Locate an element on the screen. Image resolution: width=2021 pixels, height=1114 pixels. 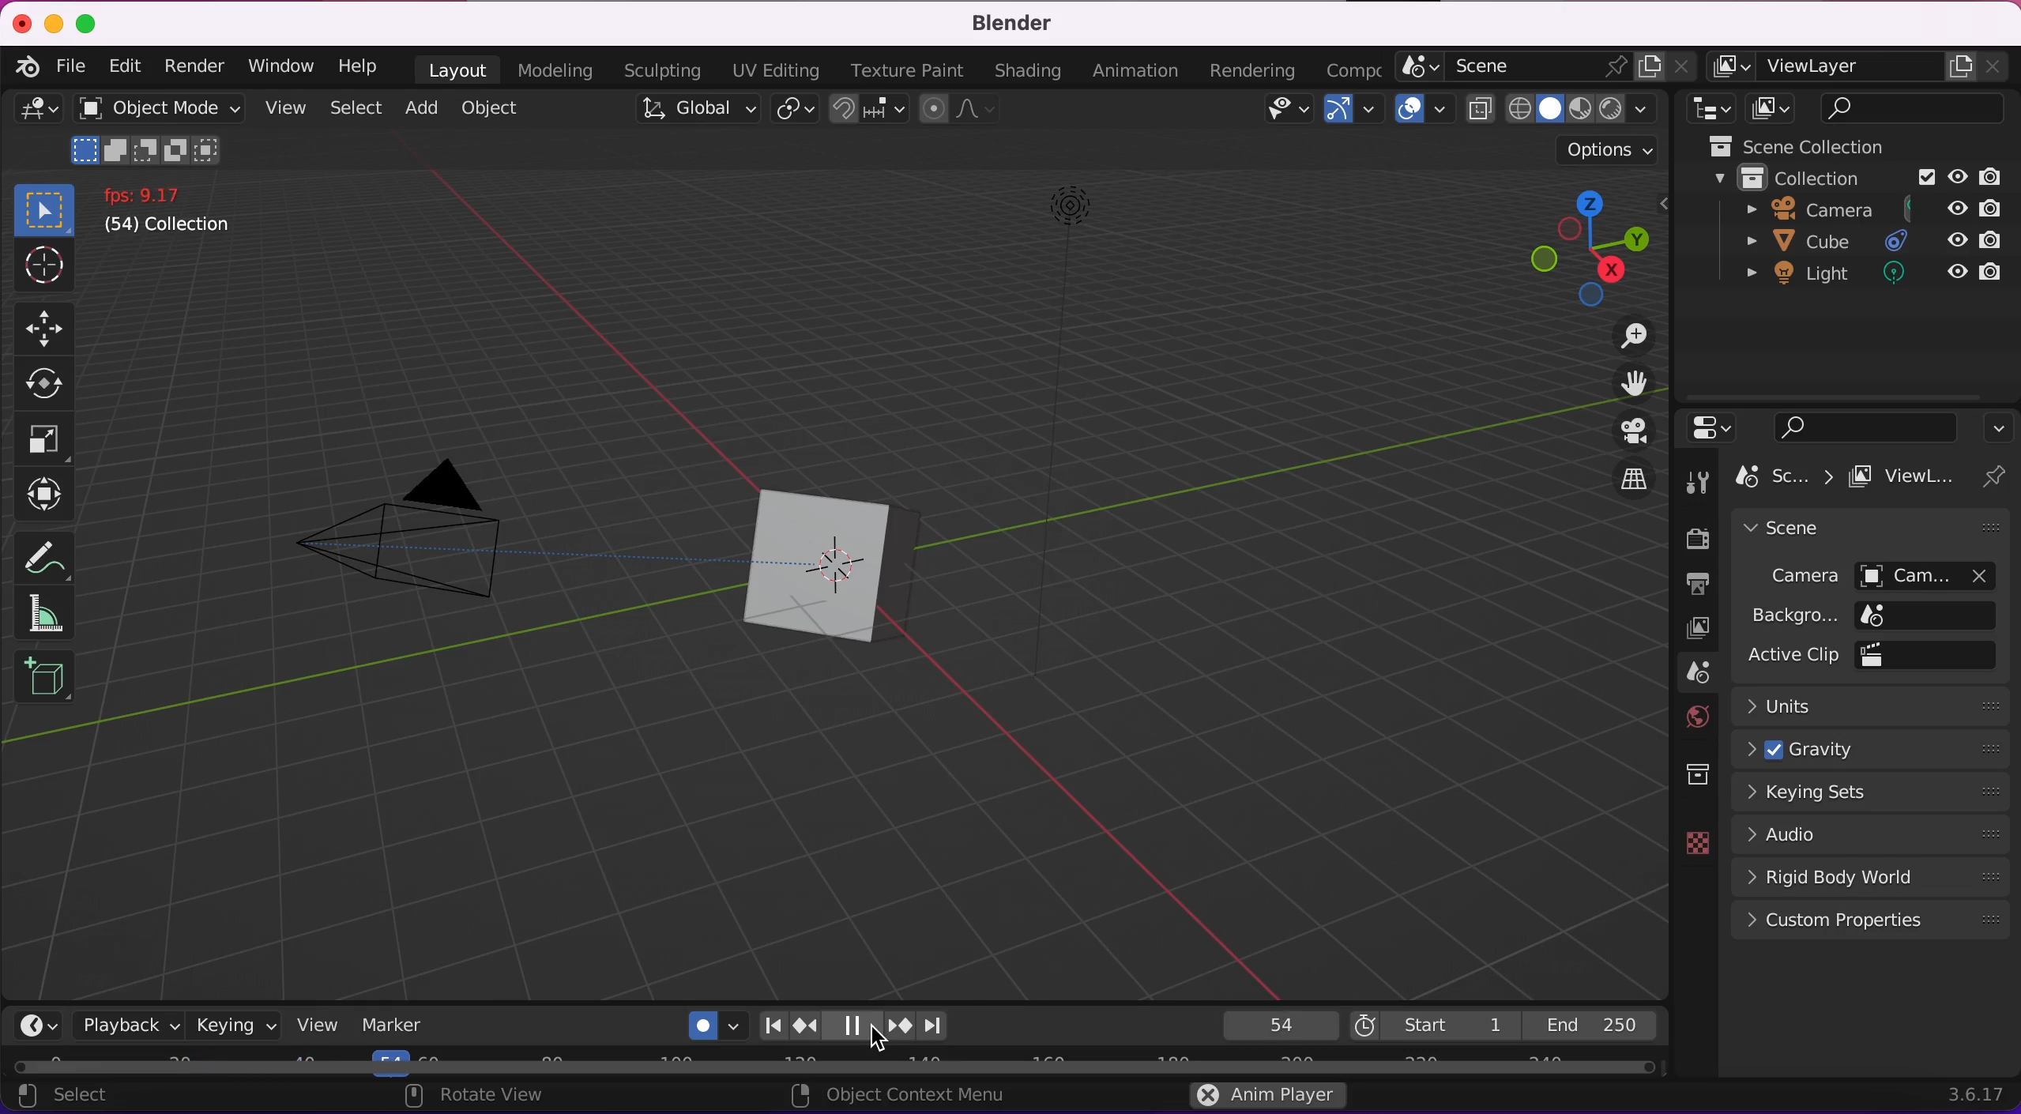
units is located at coordinates (1878, 706).